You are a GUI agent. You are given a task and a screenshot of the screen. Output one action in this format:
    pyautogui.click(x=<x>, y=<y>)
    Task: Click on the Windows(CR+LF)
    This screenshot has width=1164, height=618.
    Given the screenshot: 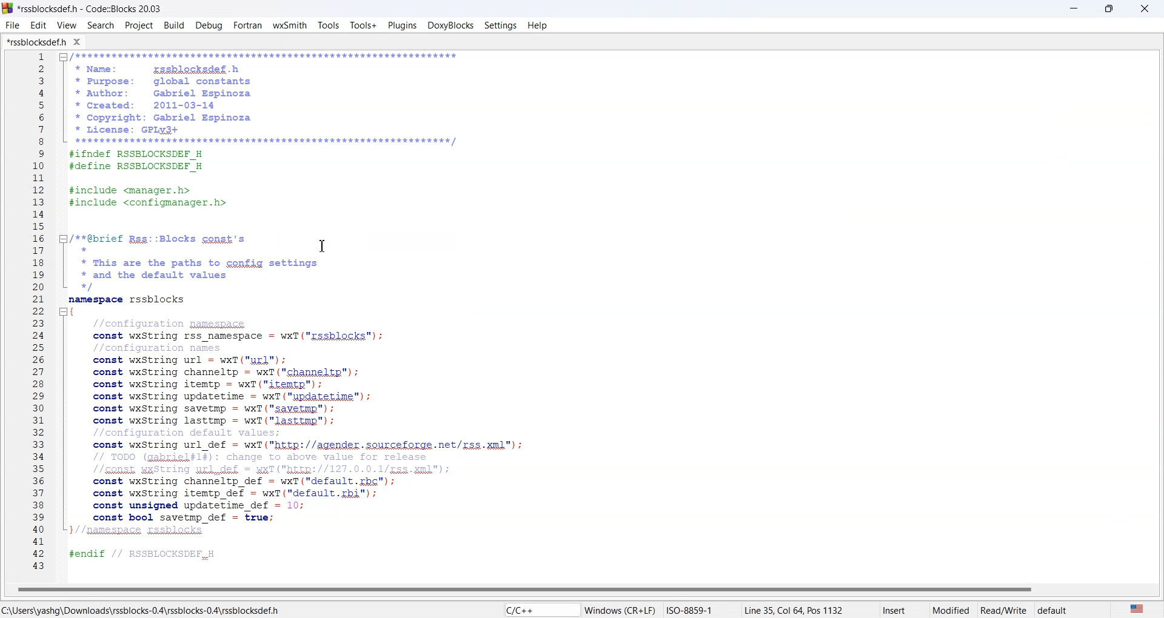 What is the action you would take?
    pyautogui.click(x=661, y=609)
    